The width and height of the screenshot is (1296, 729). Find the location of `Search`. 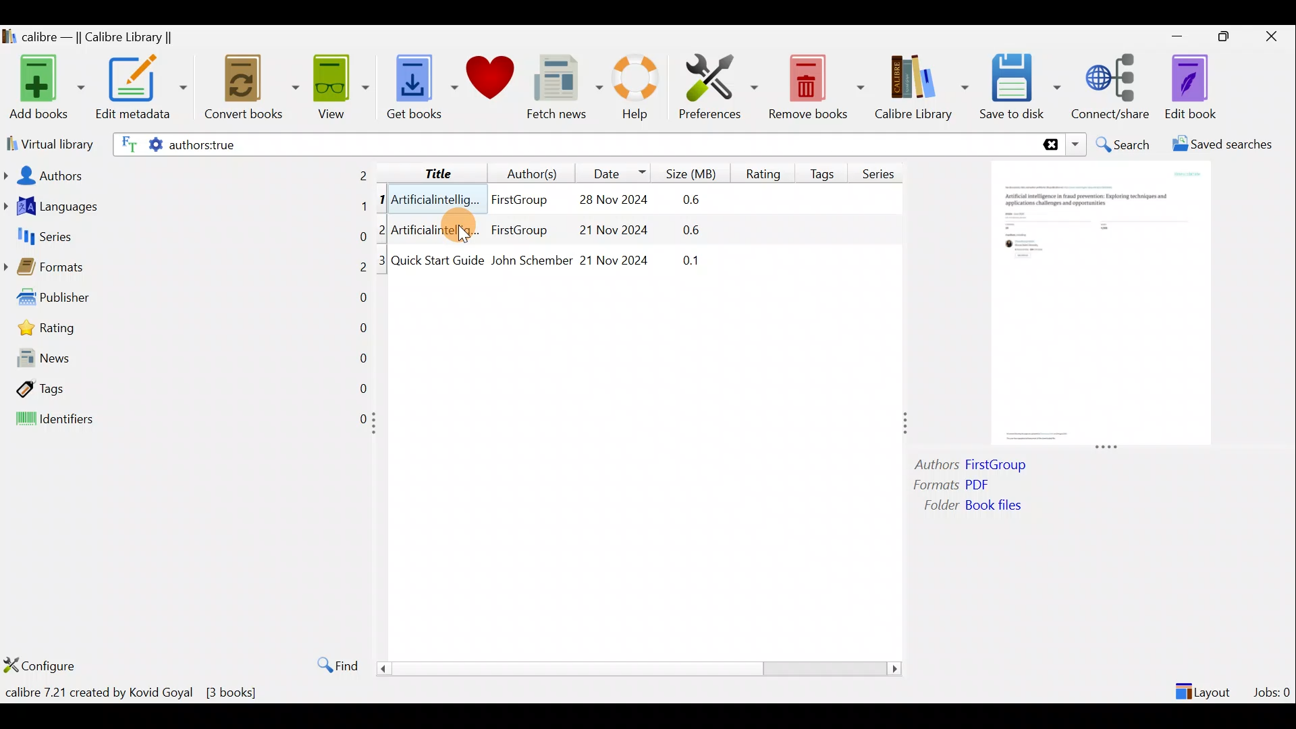

Search is located at coordinates (1125, 144).